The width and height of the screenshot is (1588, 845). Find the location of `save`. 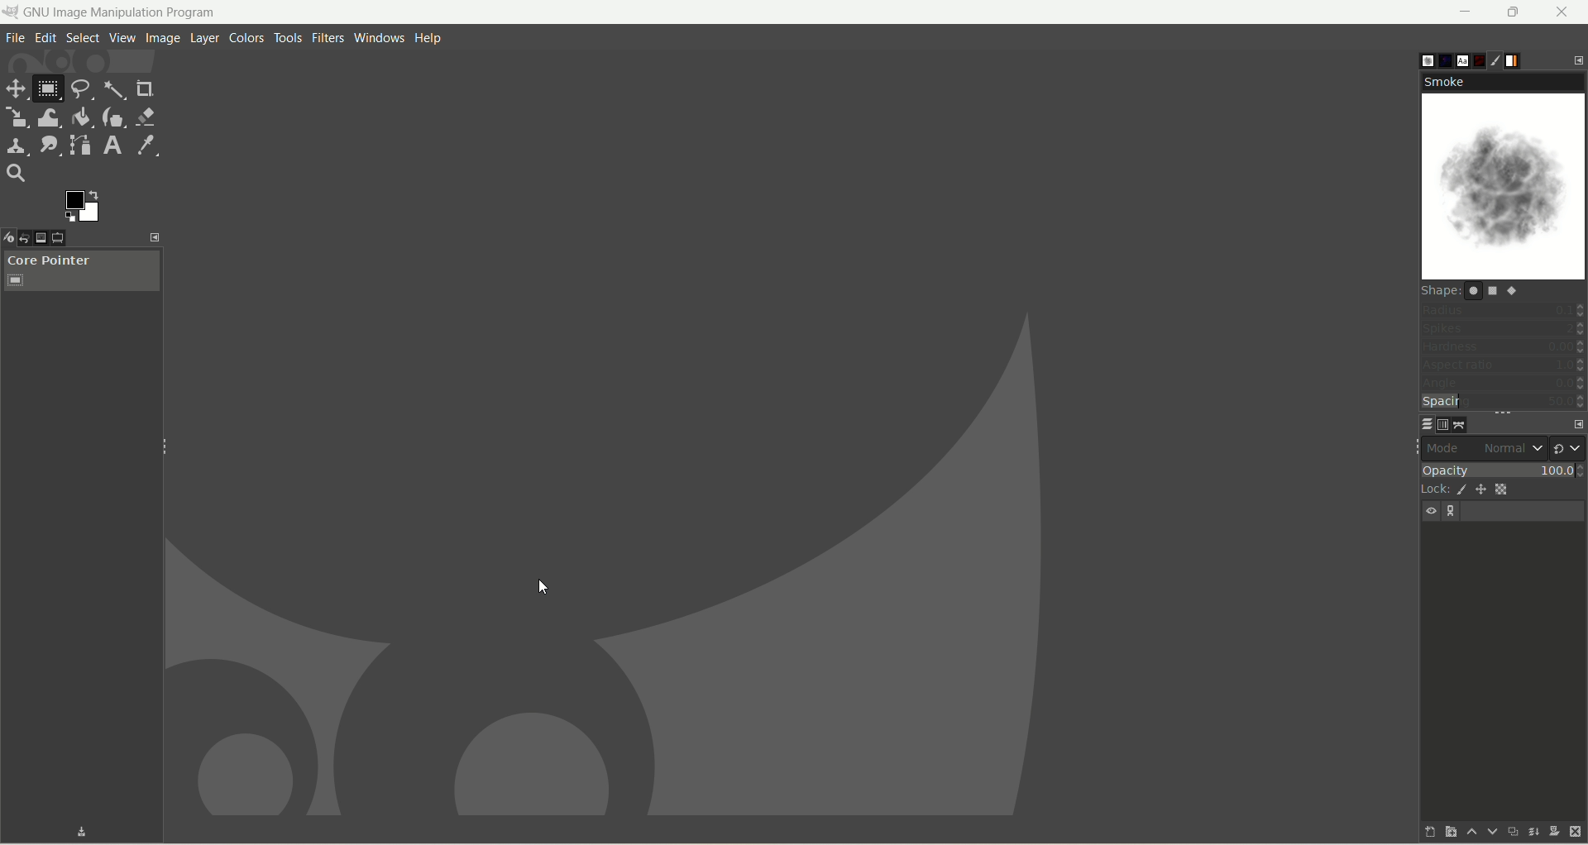

save is located at coordinates (69, 831).